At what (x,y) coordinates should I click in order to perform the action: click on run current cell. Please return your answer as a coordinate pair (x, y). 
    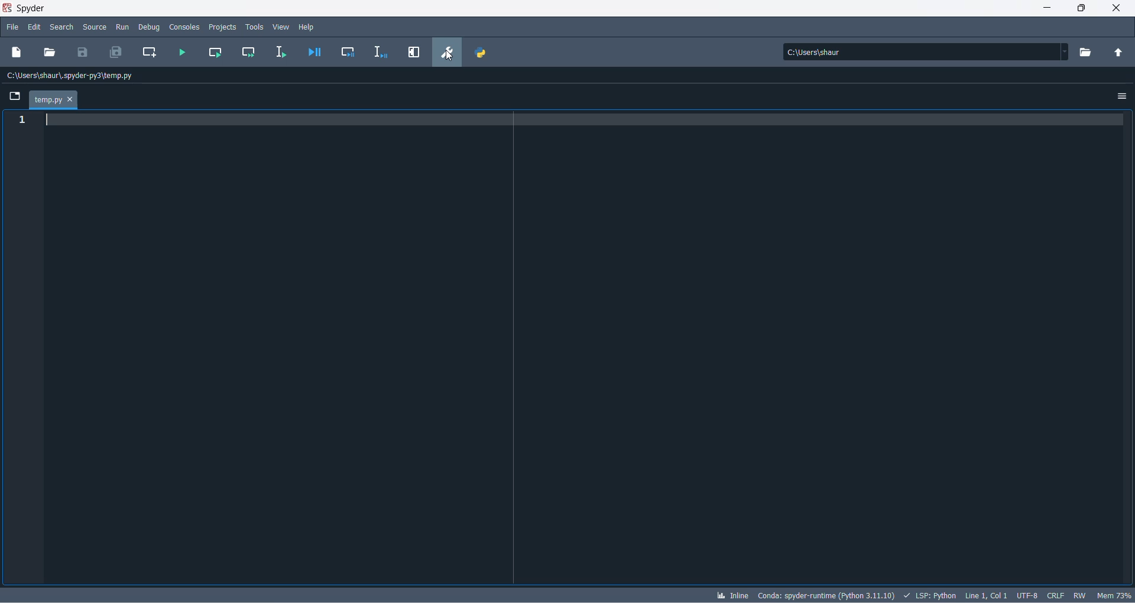
    Looking at the image, I should click on (249, 52).